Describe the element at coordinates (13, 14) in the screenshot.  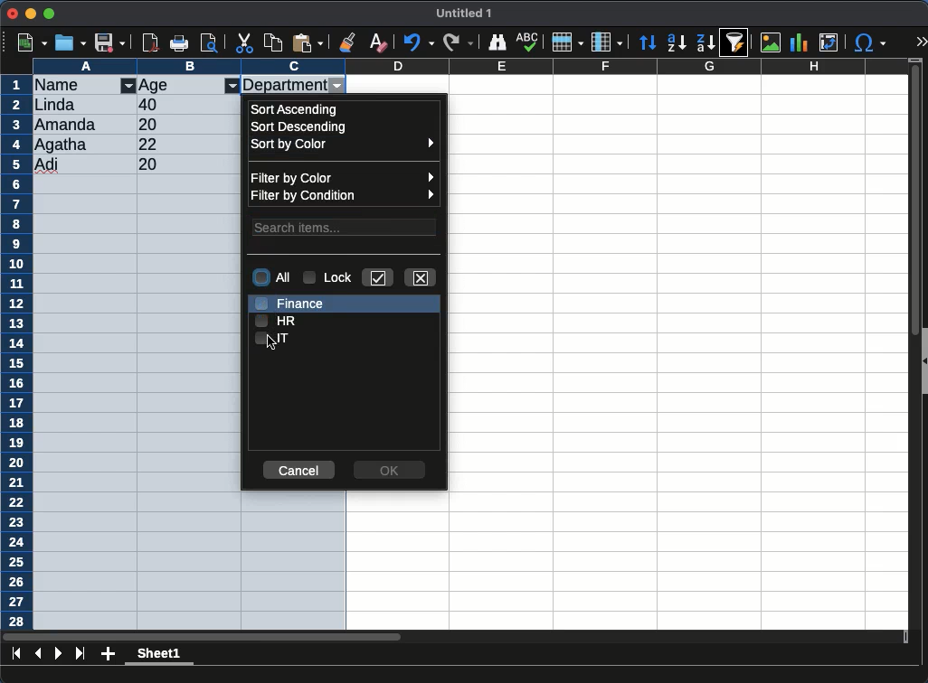
I see `close` at that location.